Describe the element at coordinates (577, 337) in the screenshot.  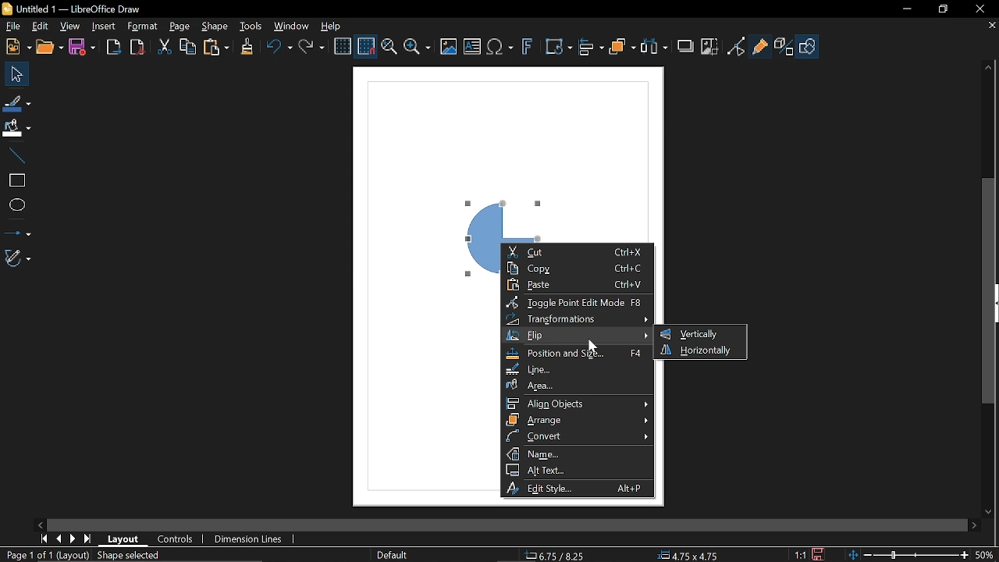
I see `Flip` at that location.